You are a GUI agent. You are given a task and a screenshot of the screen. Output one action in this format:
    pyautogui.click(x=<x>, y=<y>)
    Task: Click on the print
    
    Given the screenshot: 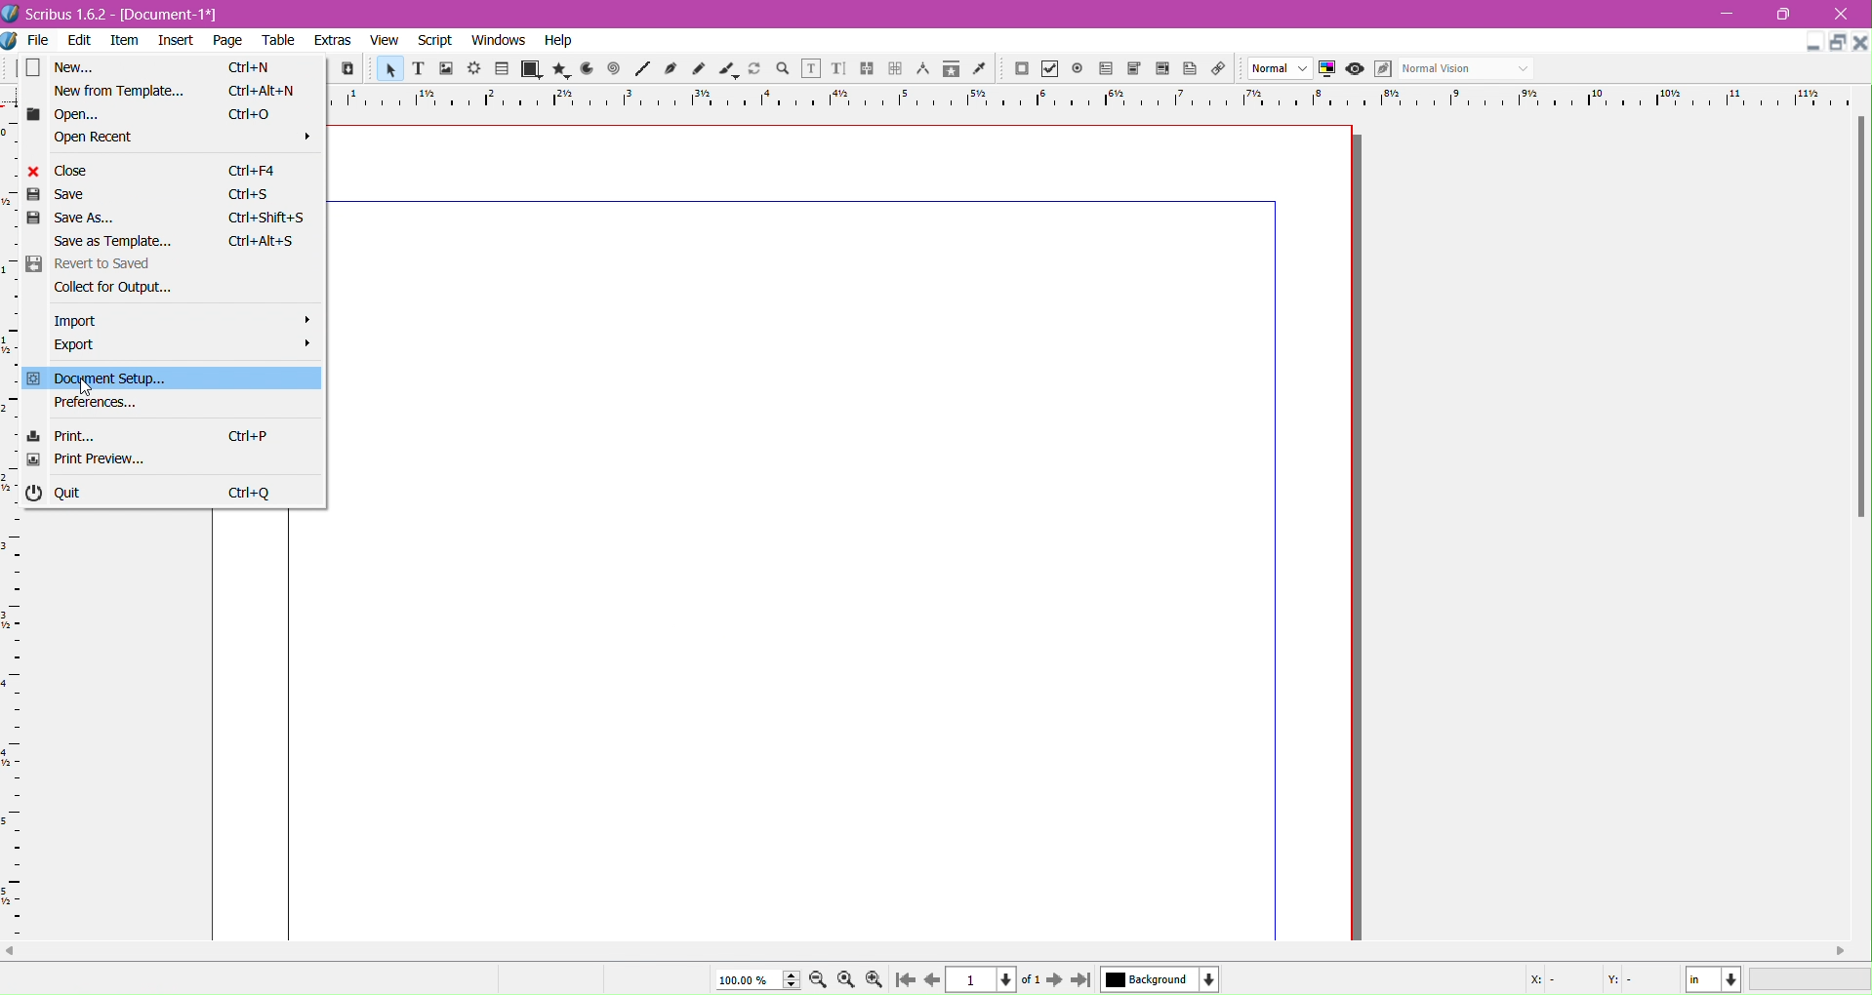 What is the action you would take?
    pyautogui.click(x=60, y=436)
    